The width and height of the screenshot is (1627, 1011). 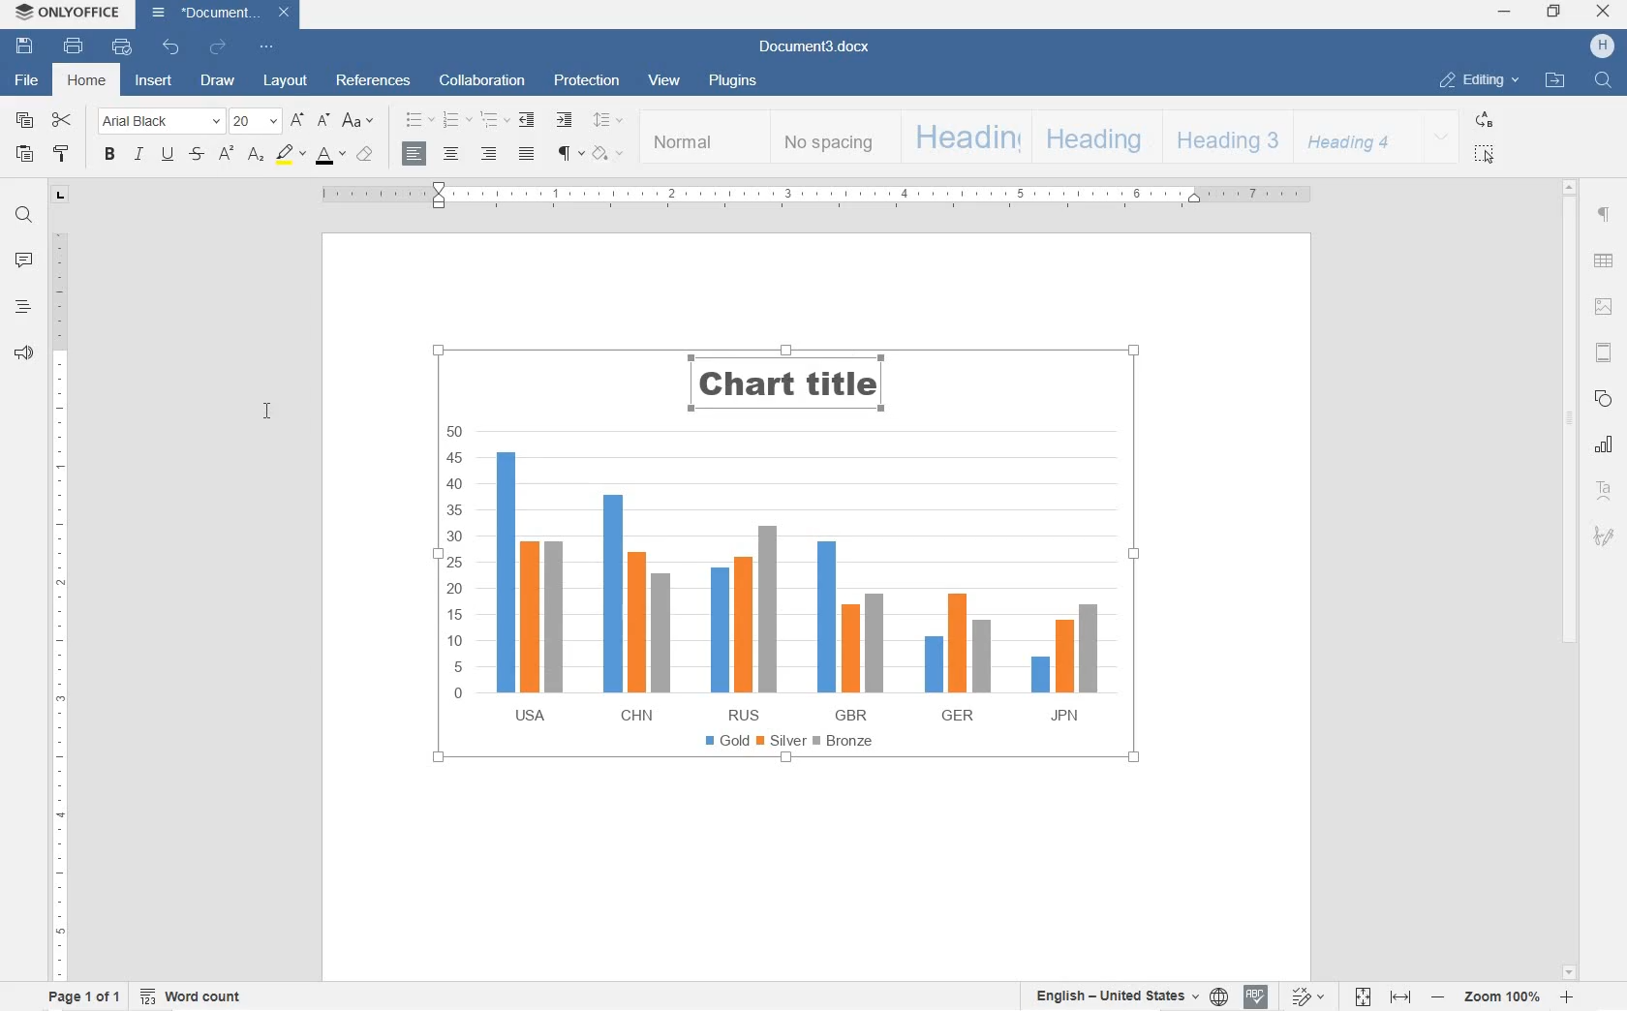 What do you see at coordinates (368, 153) in the screenshot?
I see `non printing characters` at bounding box center [368, 153].